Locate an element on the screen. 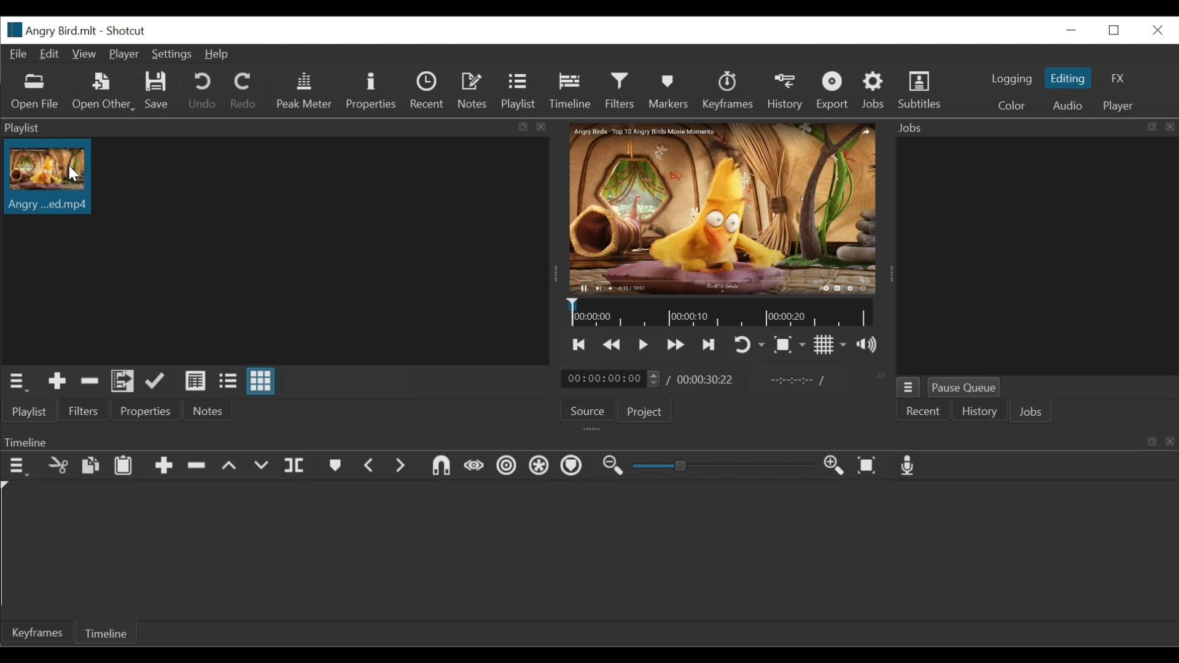 Image resolution: width=1179 pixels, height=663 pixels. Recent is located at coordinates (428, 90).